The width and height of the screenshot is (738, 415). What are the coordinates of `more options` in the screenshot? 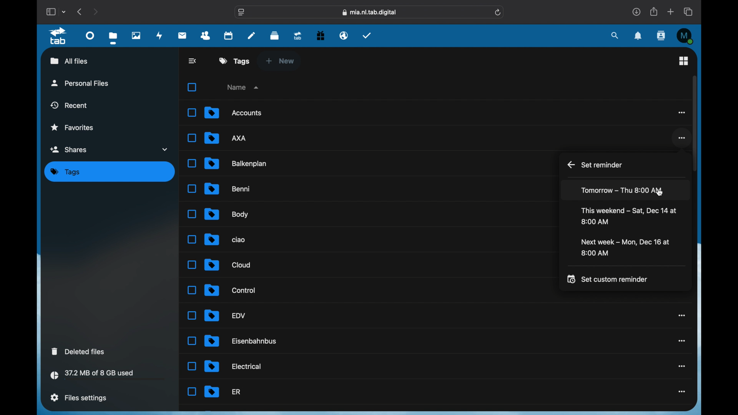 It's located at (682, 341).